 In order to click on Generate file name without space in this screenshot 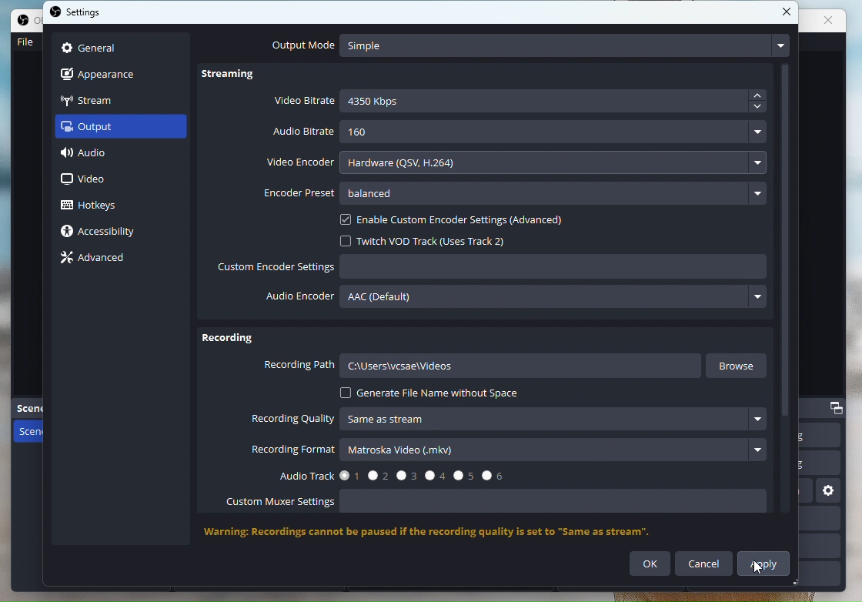, I will do `click(431, 393)`.